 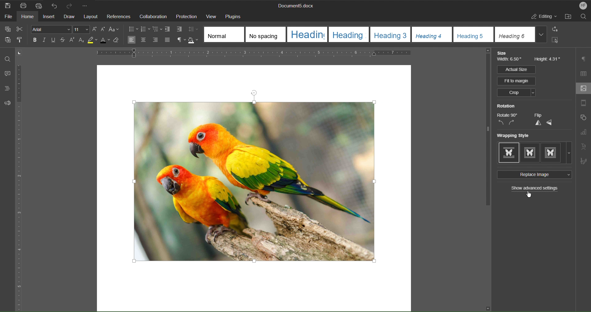 What do you see at coordinates (50, 29) in the screenshot?
I see `Font` at bounding box center [50, 29].